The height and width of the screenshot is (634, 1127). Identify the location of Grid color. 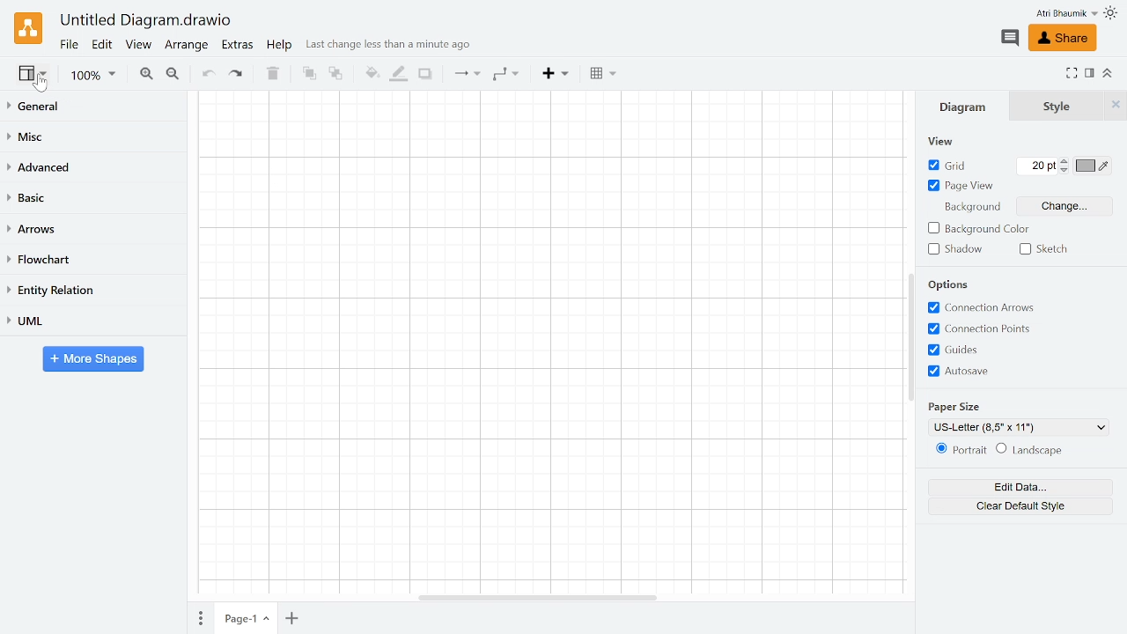
(1093, 166).